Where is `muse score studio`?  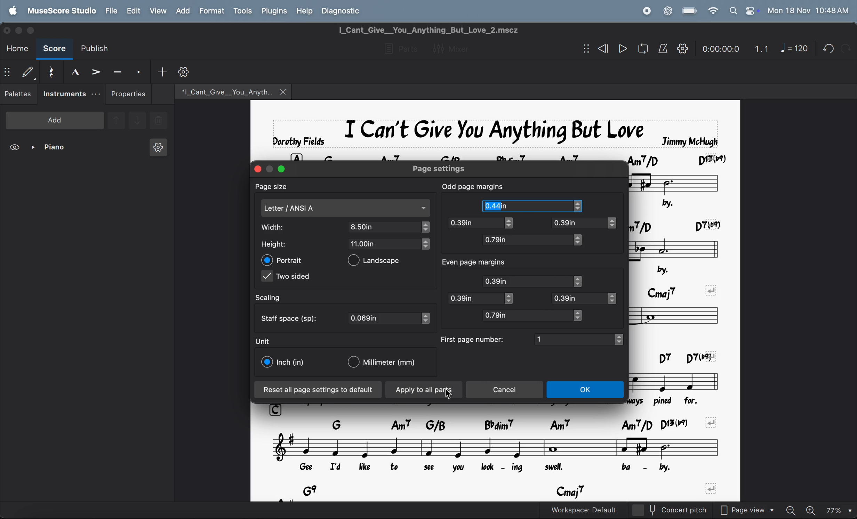
muse score studio is located at coordinates (61, 10).